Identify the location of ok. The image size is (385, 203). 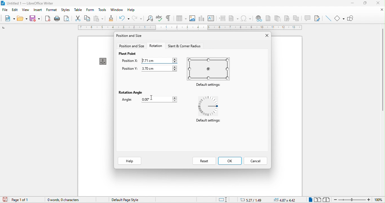
(229, 161).